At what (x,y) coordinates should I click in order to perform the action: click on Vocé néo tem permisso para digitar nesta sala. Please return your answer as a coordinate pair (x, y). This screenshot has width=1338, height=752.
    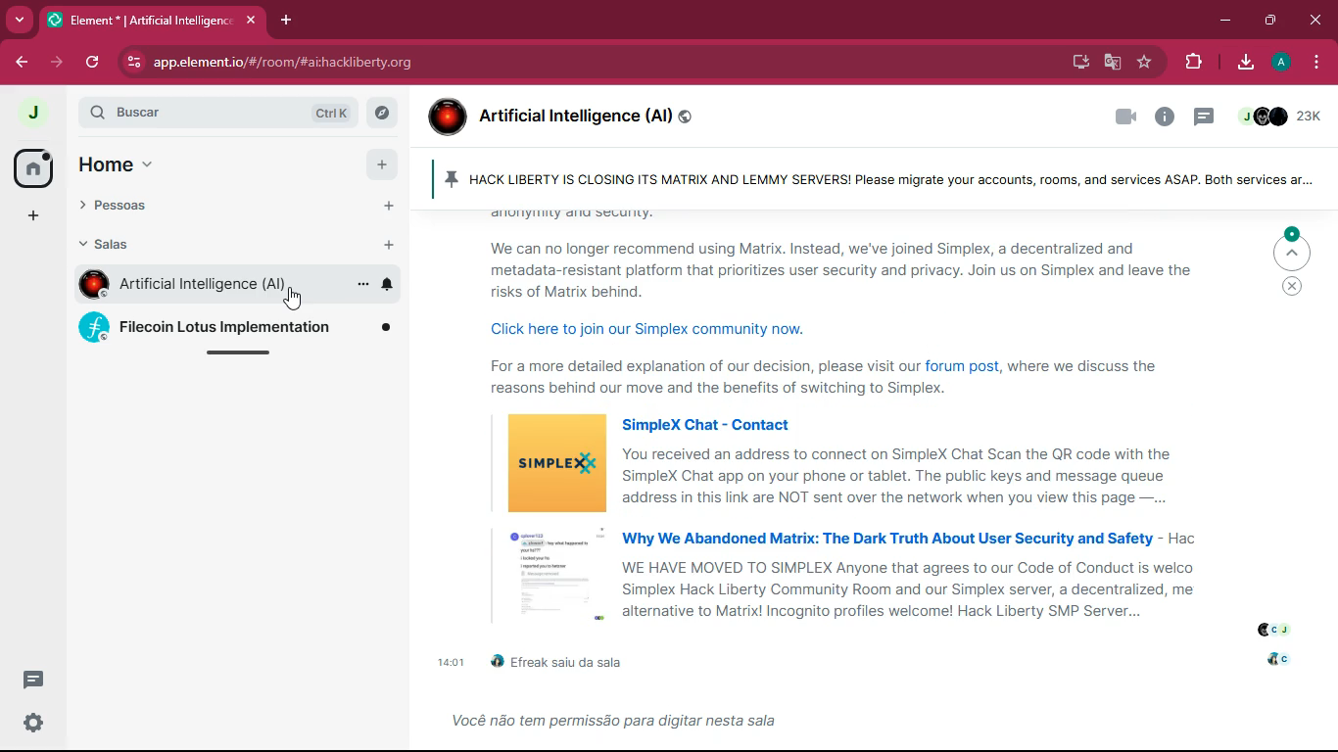
    Looking at the image, I should click on (622, 723).